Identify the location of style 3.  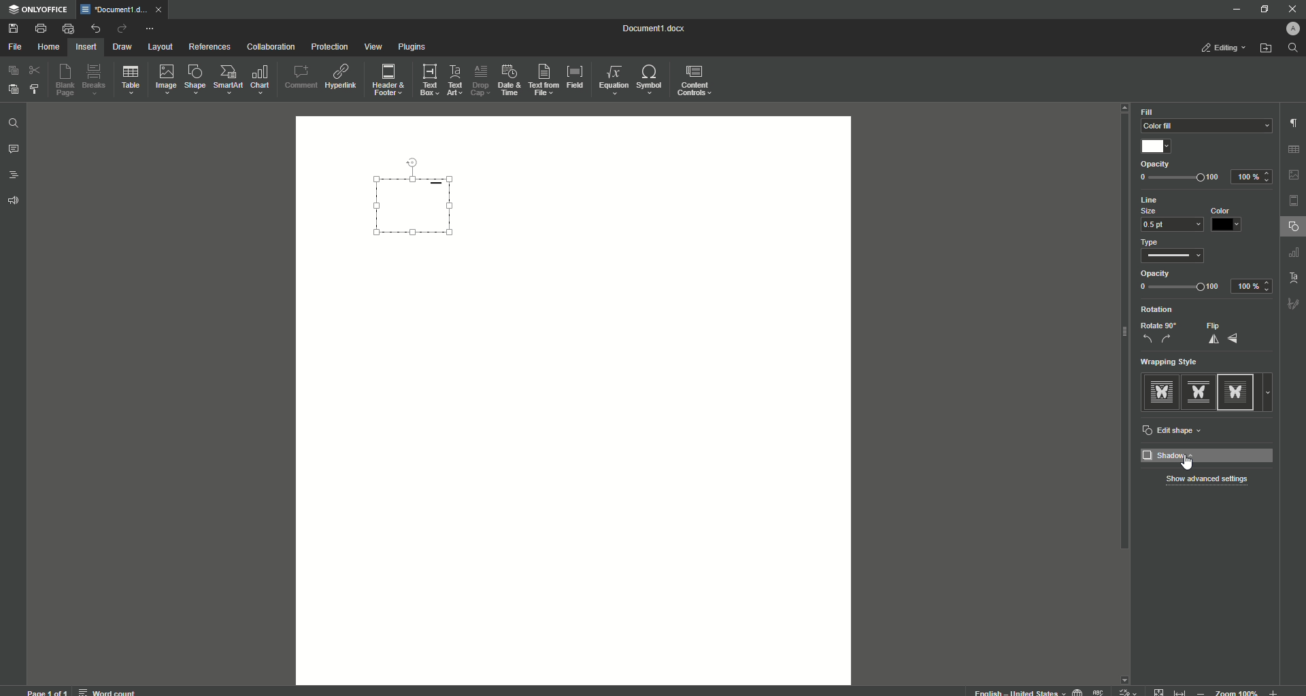
(1239, 391).